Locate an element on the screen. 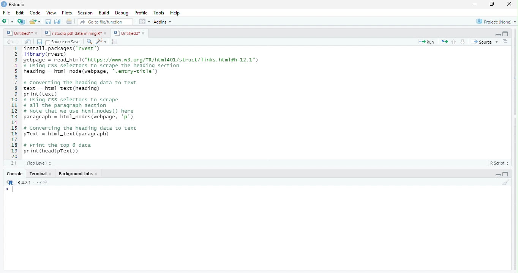 The image size is (518, 273). go to next section/chunk is located at coordinates (463, 42).